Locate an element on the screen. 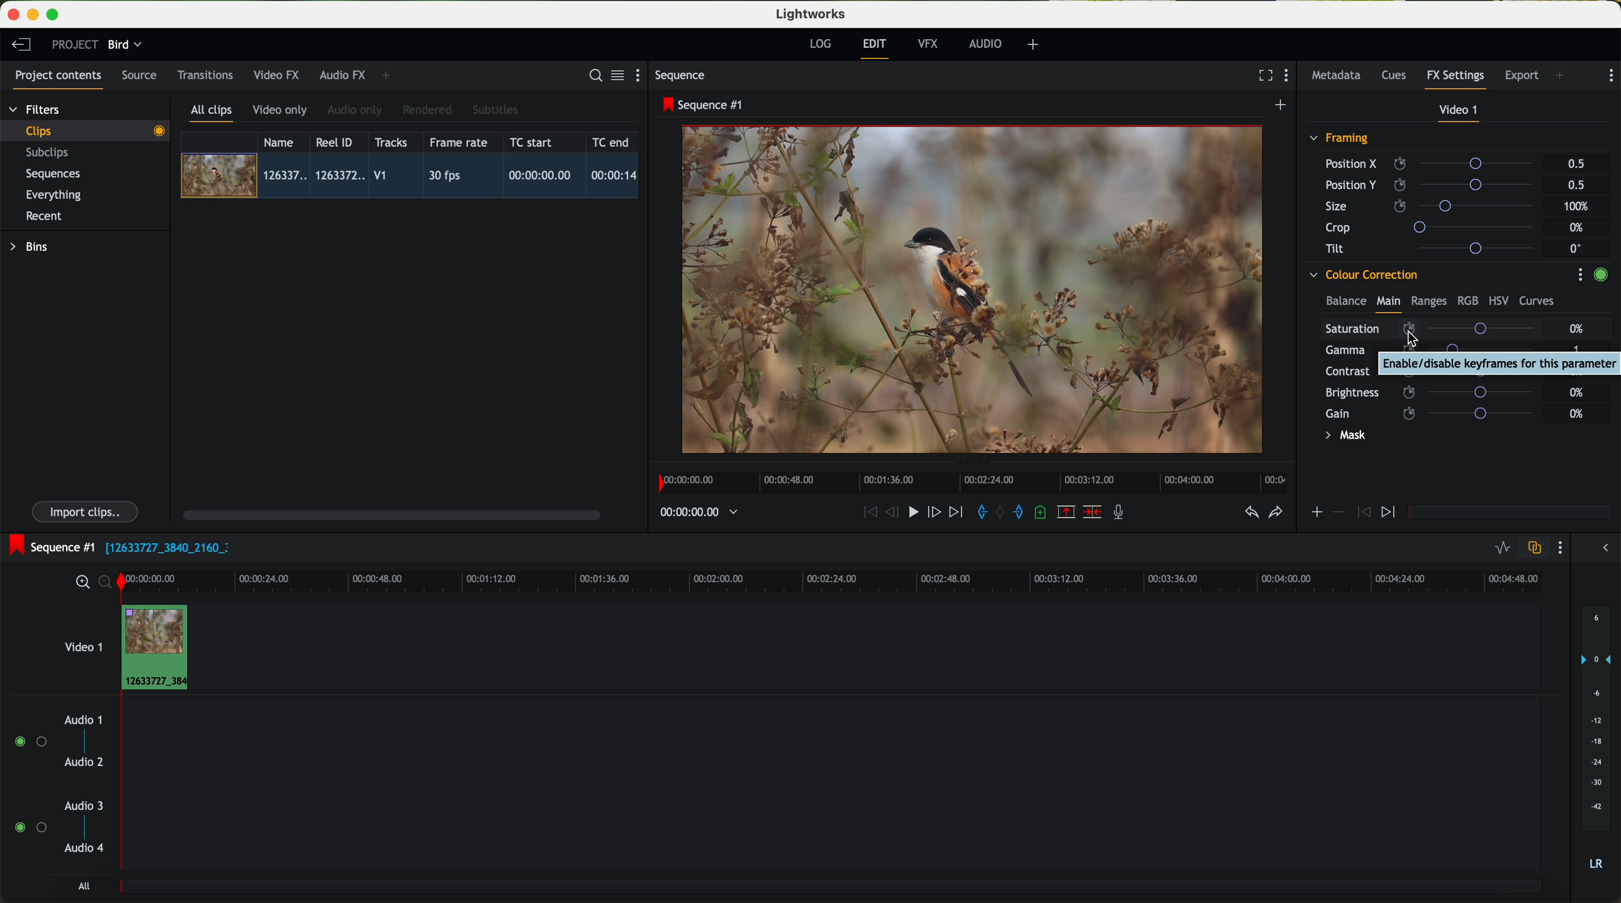 The height and width of the screenshot is (903, 1621). audio output level (d/B) is located at coordinates (1596, 742).